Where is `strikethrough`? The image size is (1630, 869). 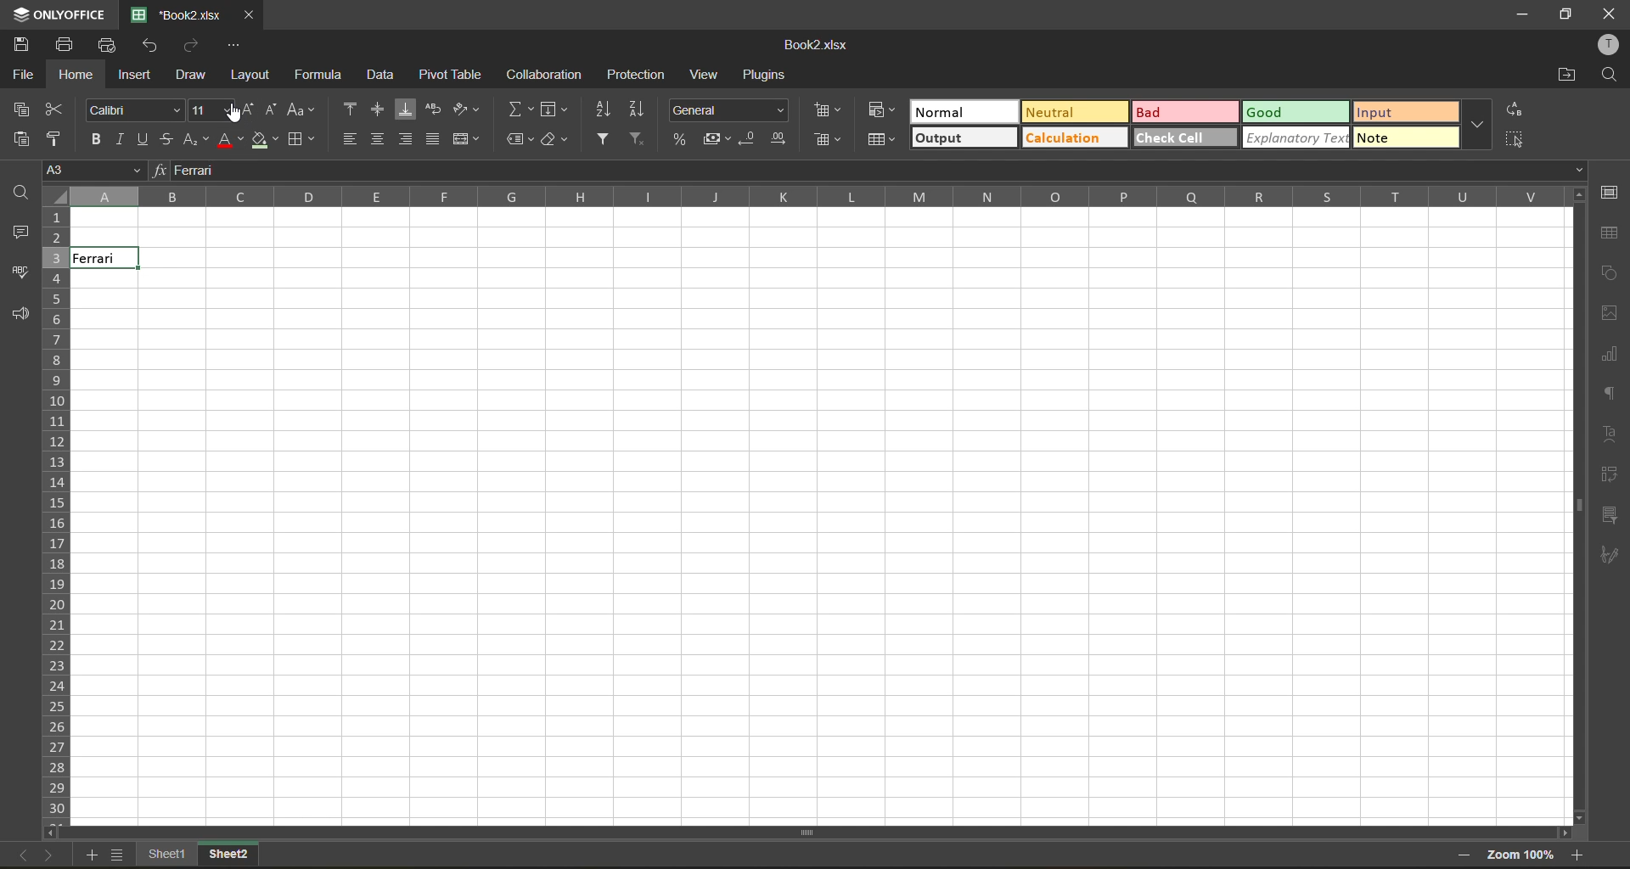 strikethrough is located at coordinates (164, 137).